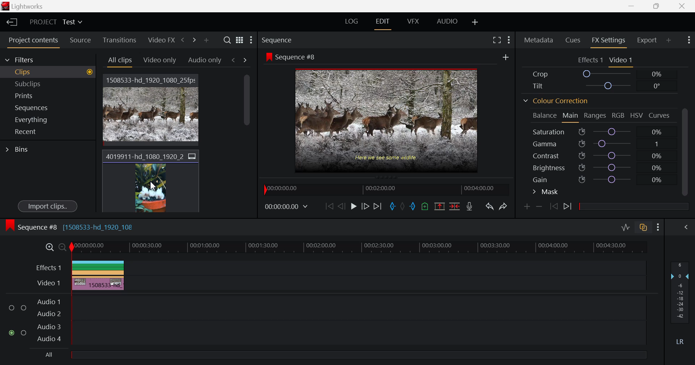  Describe the element at coordinates (50, 72) in the screenshot. I see `Clips Tab Open` at that location.